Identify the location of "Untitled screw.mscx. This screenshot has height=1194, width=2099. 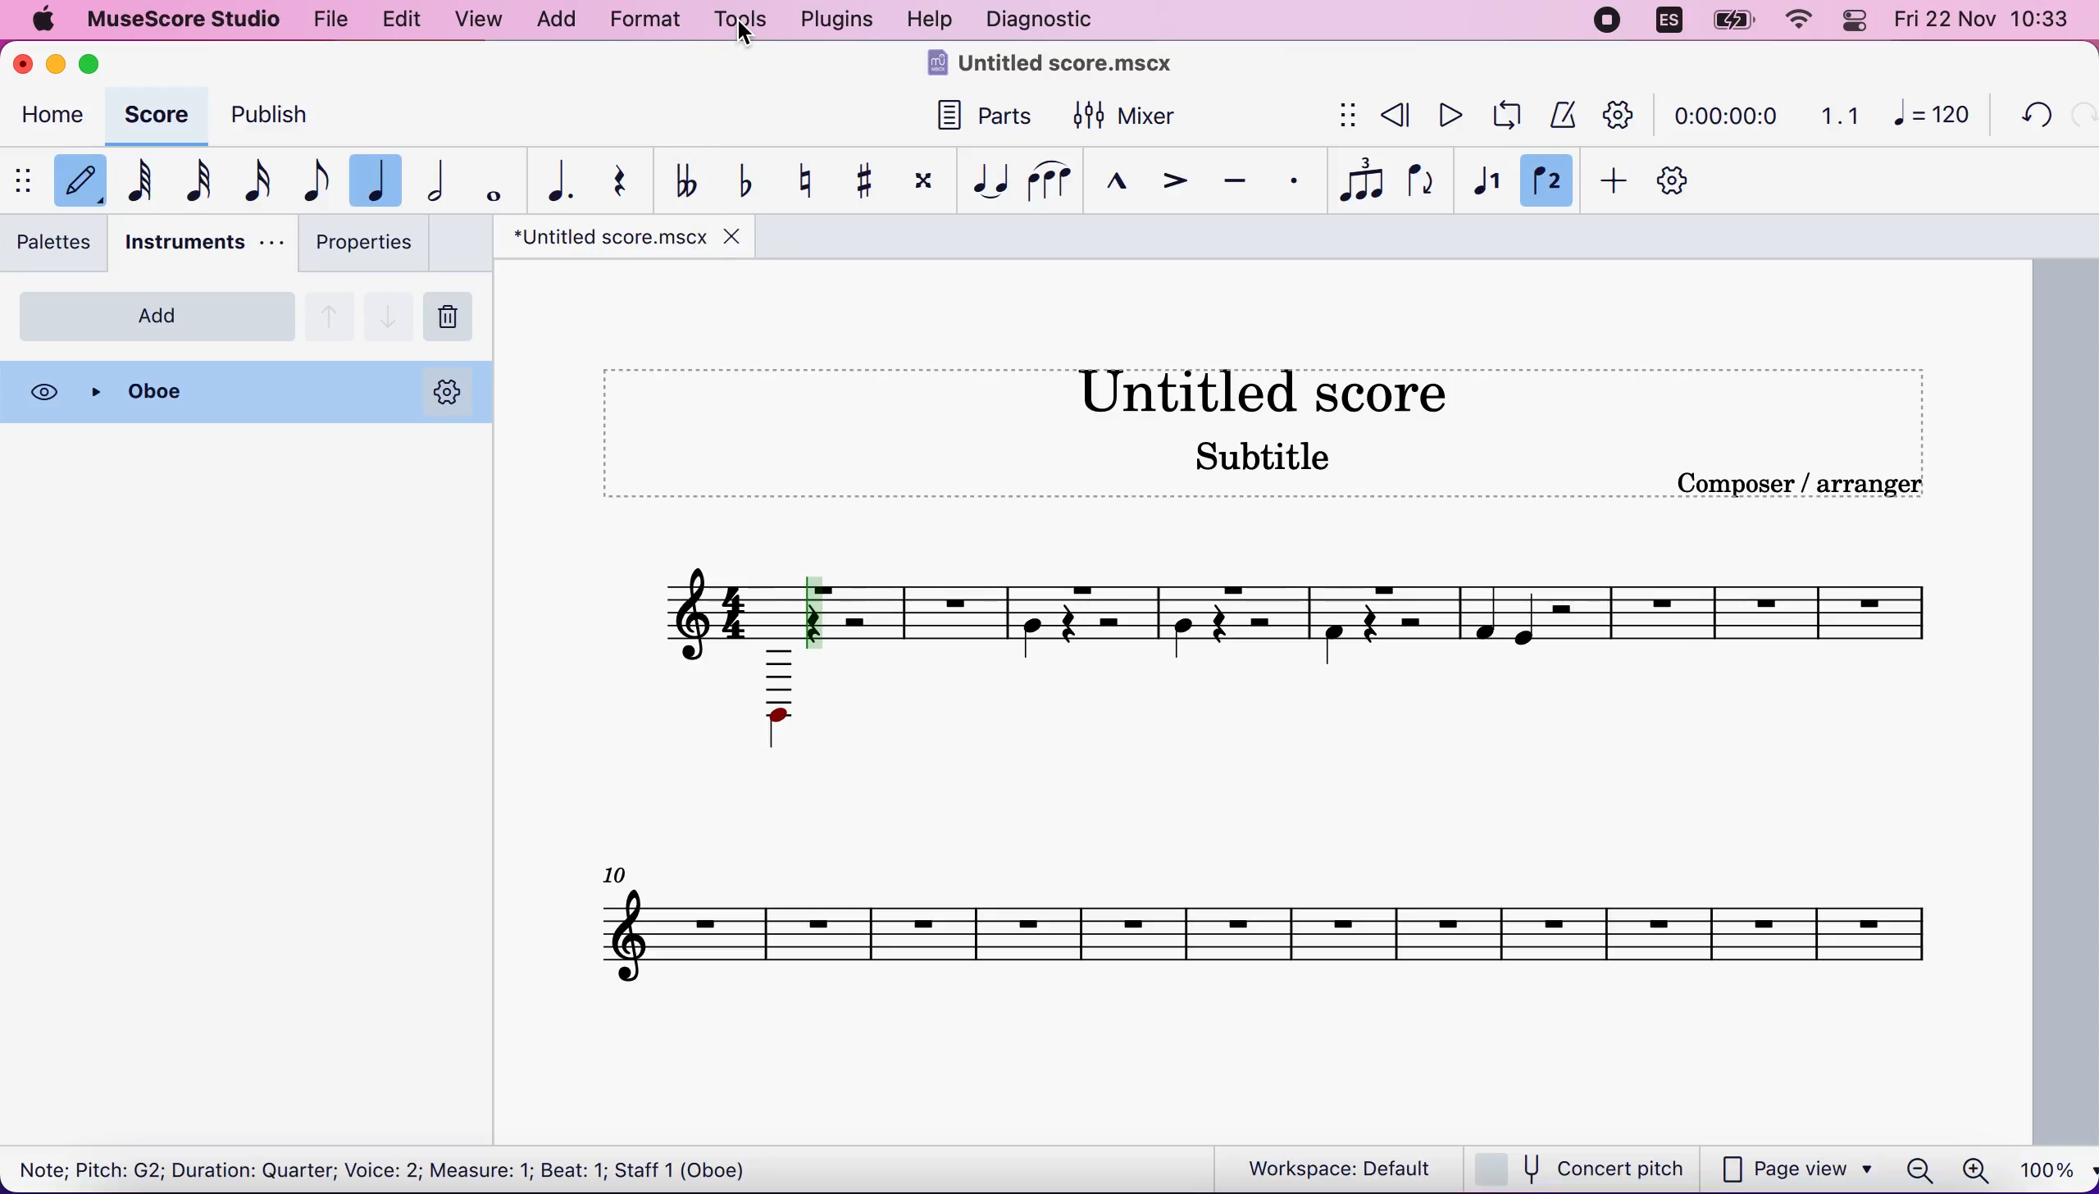
(1064, 68).